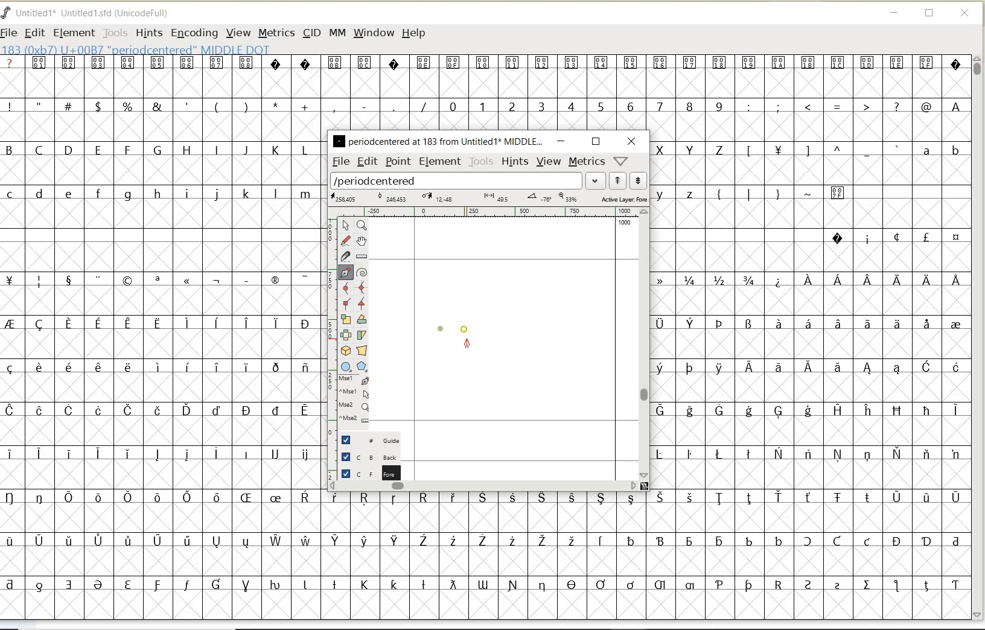  Describe the element at coordinates (362, 351) in the screenshot. I see `perform a perspective transformation on the selection` at that location.